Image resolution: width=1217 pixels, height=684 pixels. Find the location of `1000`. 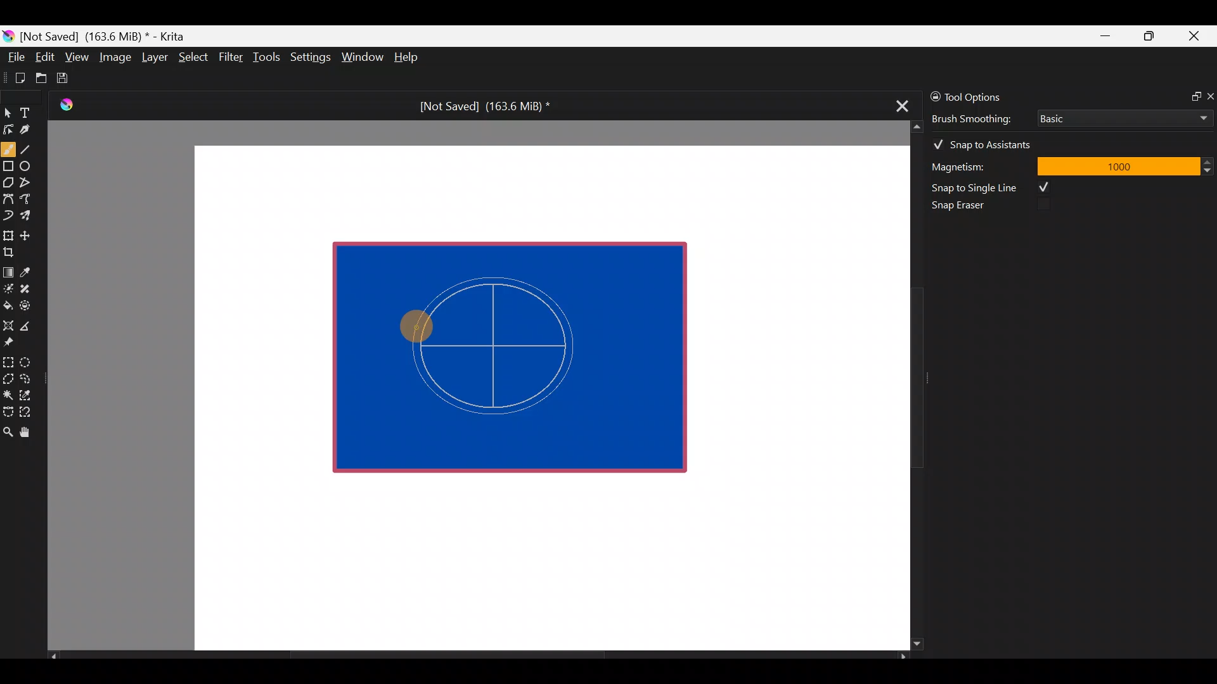

1000 is located at coordinates (1117, 165).